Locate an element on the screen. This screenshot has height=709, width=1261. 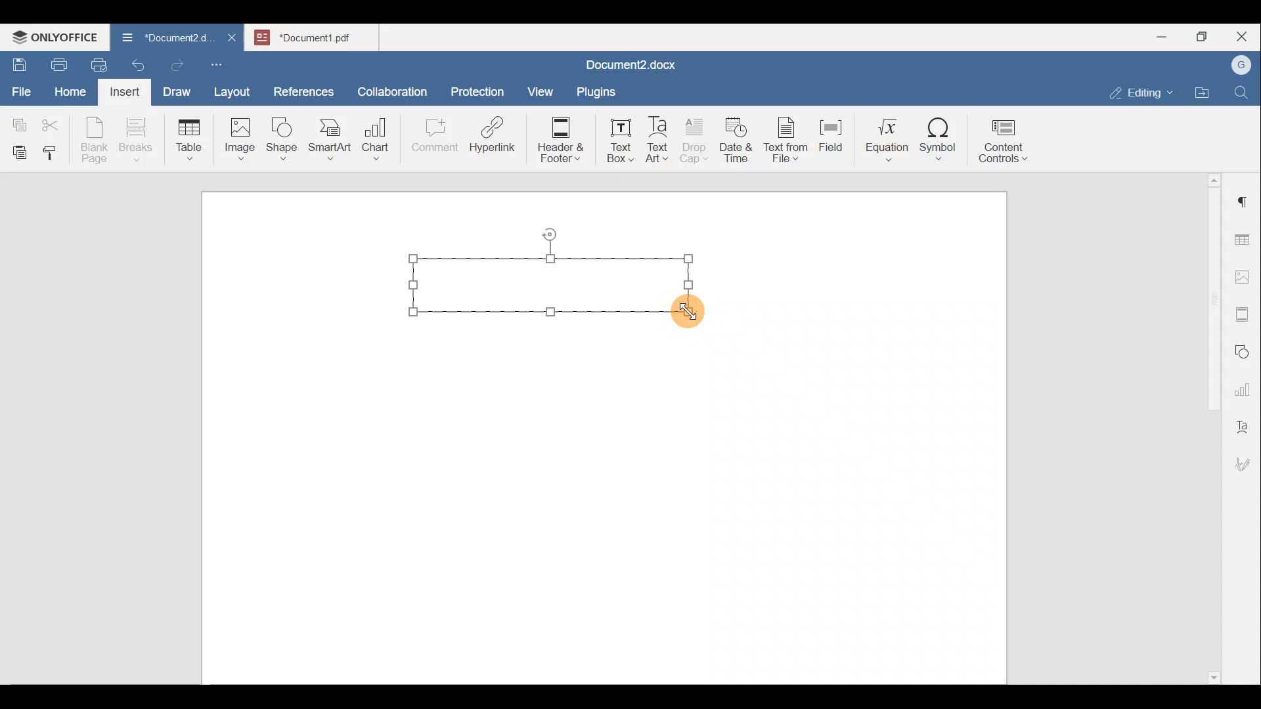
Save is located at coordinates (18, 62).